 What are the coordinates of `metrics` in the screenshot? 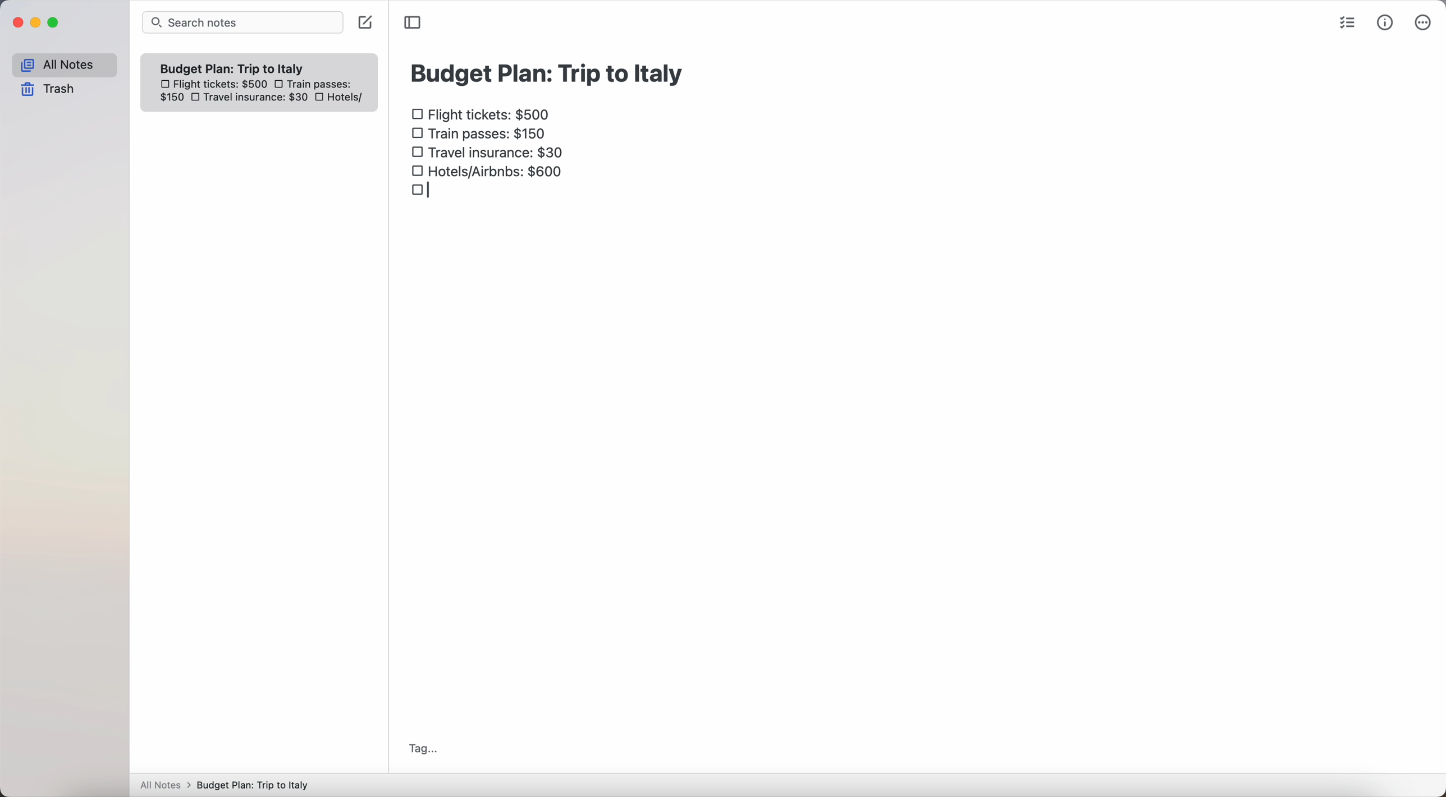 It's located at (1385, 24).